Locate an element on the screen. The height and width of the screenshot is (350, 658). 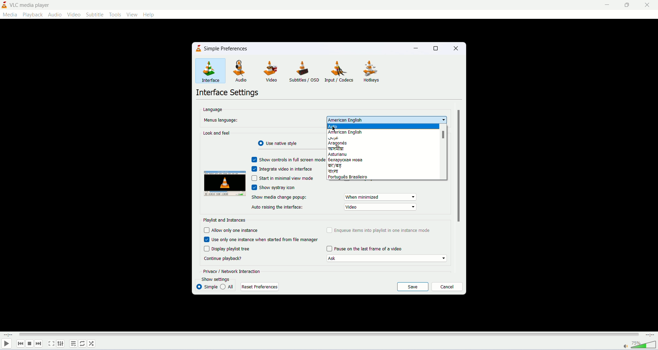
video is located at coordinates (73, 14).